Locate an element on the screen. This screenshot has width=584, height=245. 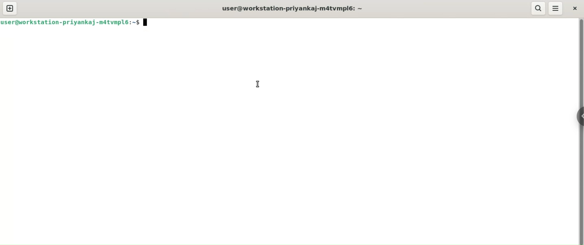
menu is located at coordinates (556, 9).